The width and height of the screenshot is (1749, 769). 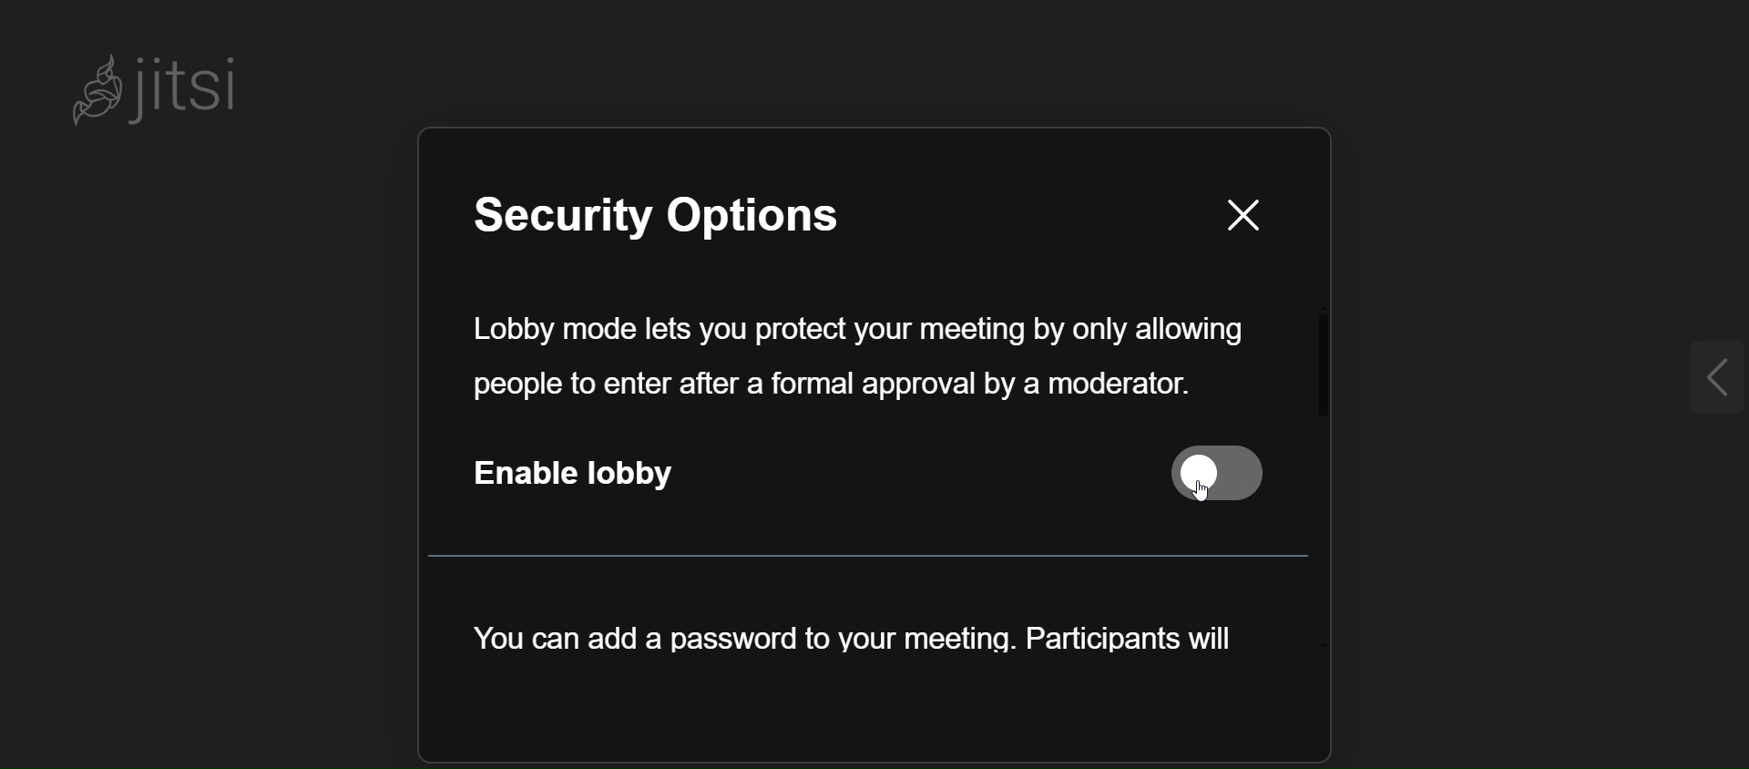 I want to click on close, so click(x=1226, y=214).